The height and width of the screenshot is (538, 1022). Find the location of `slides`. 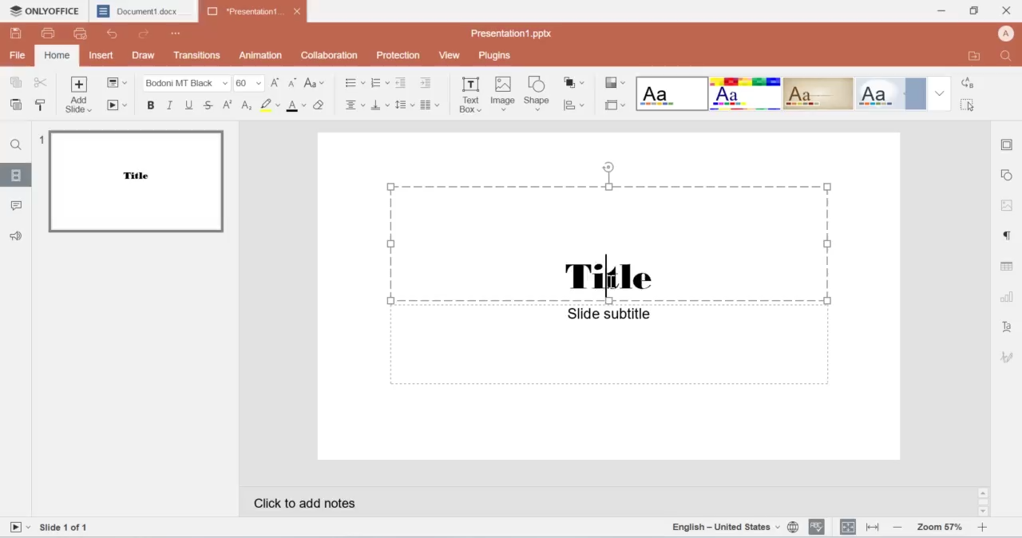

slides is located at coordinates (17, 177).